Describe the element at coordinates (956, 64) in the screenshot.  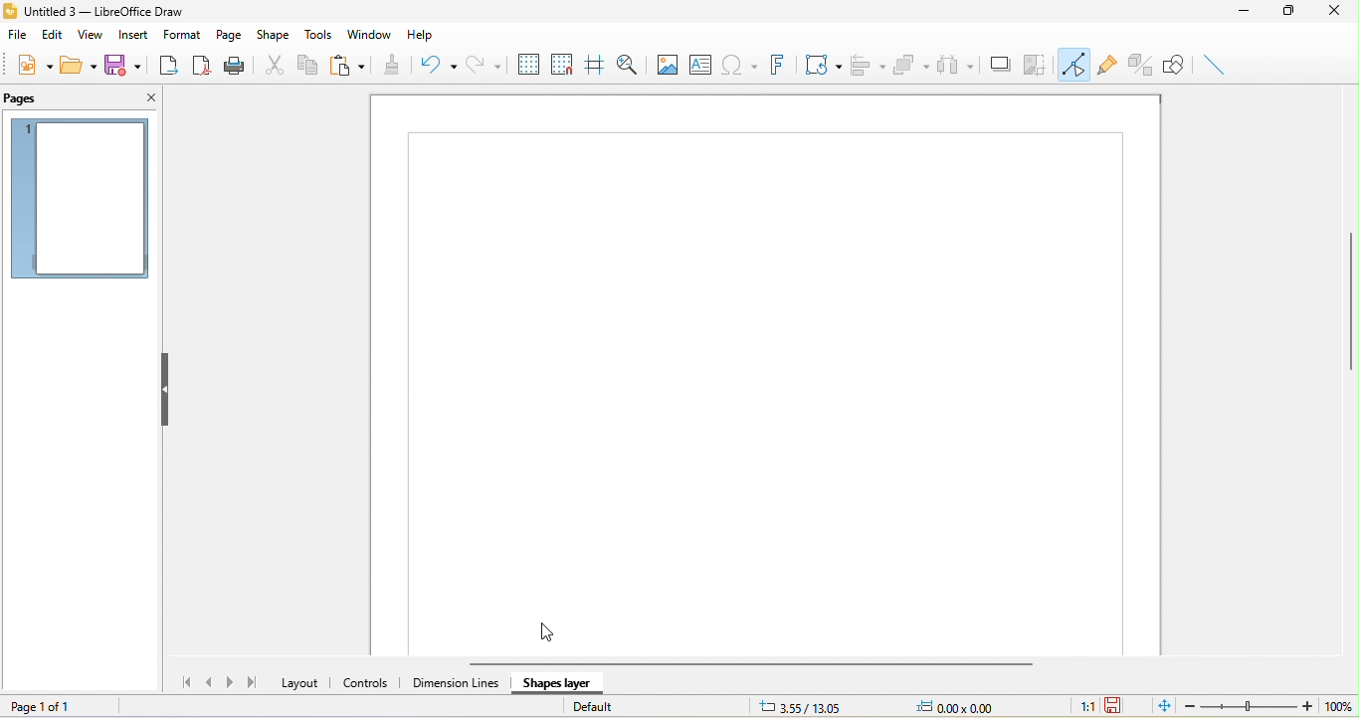
I see `select at least three object to distribute` at that location.